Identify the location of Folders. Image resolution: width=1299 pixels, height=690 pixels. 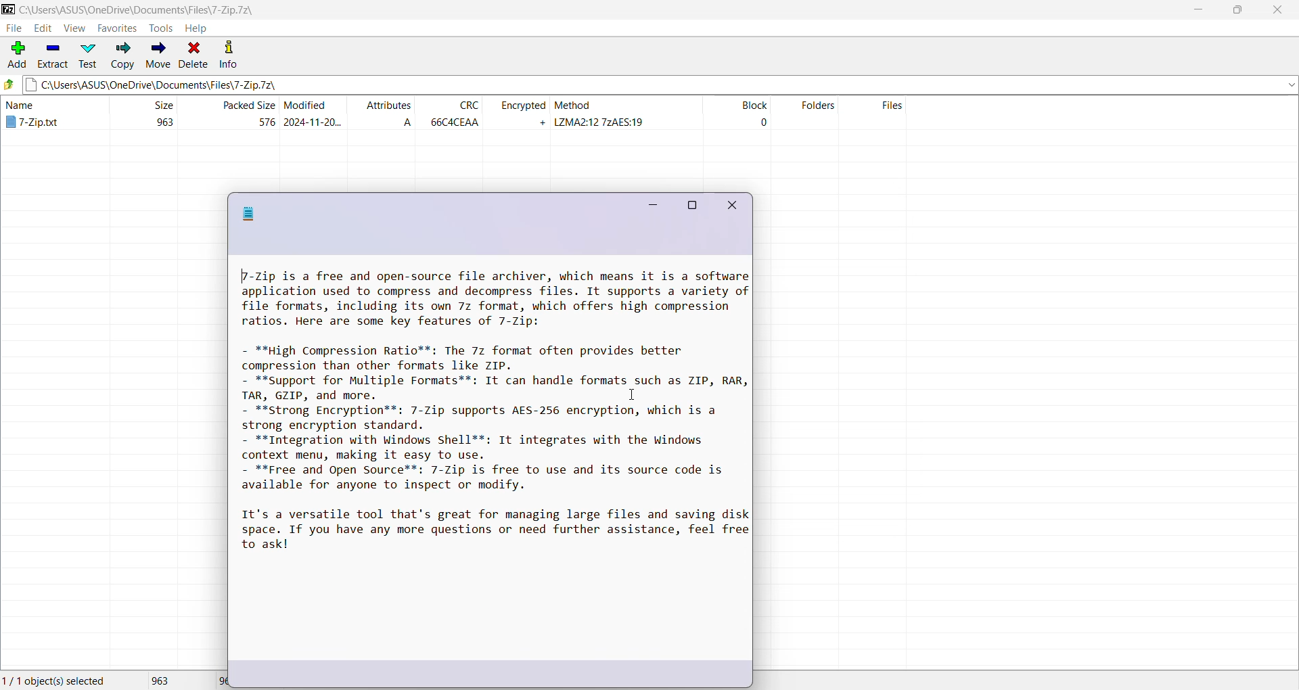
(812, 114).